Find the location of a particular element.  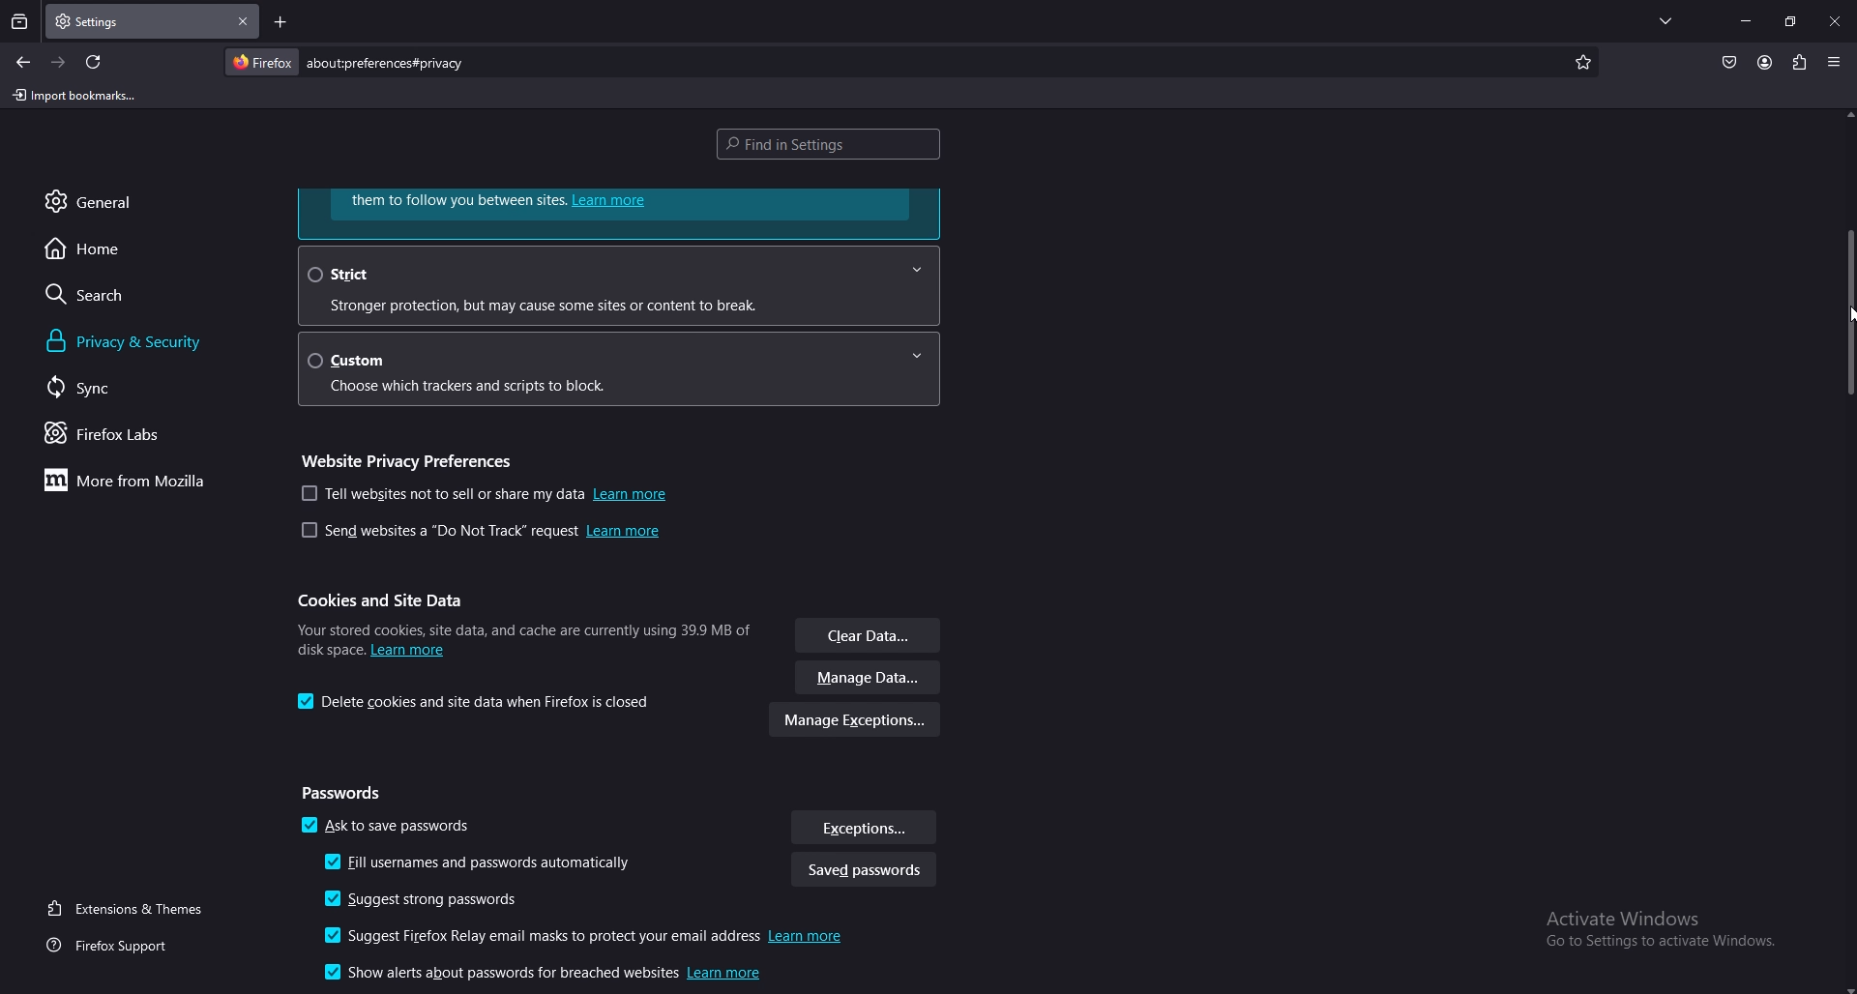

close is located at coordinates (1835, 23).